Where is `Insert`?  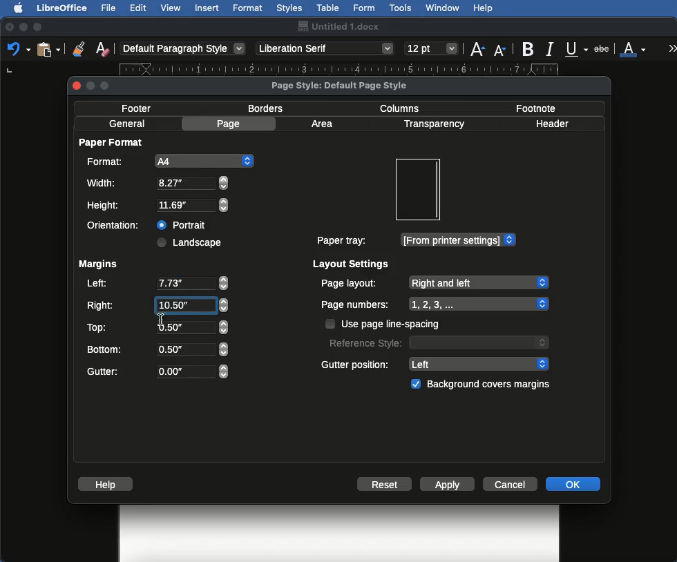 Insert is located at coordinates (207, 8).